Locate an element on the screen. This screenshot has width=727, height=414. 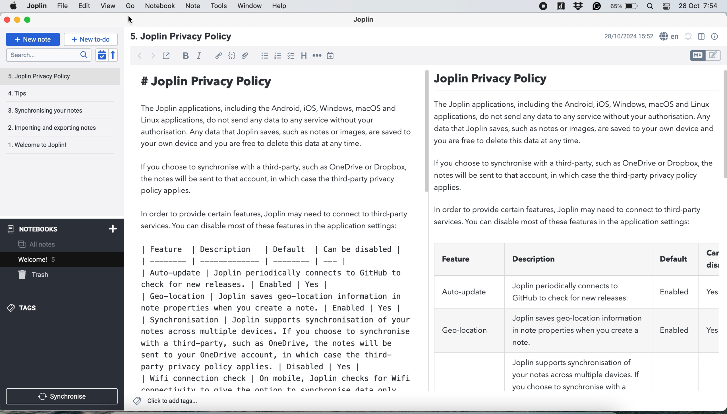
28 Oct 7:54 is located at coordinates (698, 6).